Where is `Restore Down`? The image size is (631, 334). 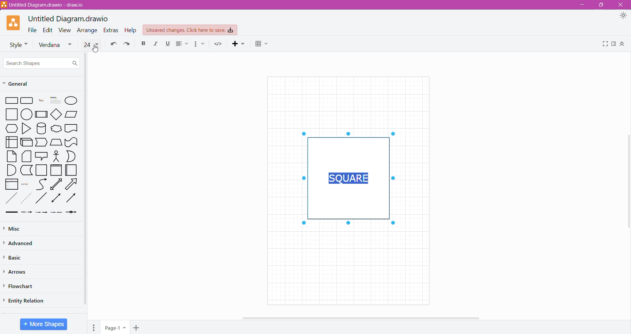 Restore Down is located at coordinates (601, 5).